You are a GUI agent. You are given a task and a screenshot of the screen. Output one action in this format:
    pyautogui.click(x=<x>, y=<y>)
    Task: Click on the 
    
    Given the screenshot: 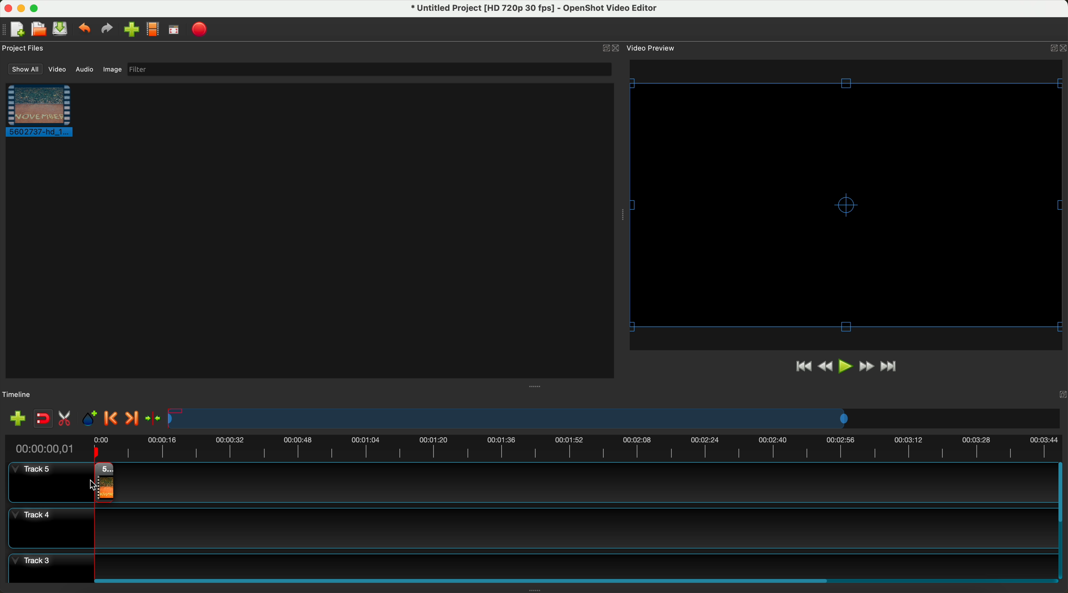 What is the action you would take?
    pyautogui.click(x=95, y=485)
    